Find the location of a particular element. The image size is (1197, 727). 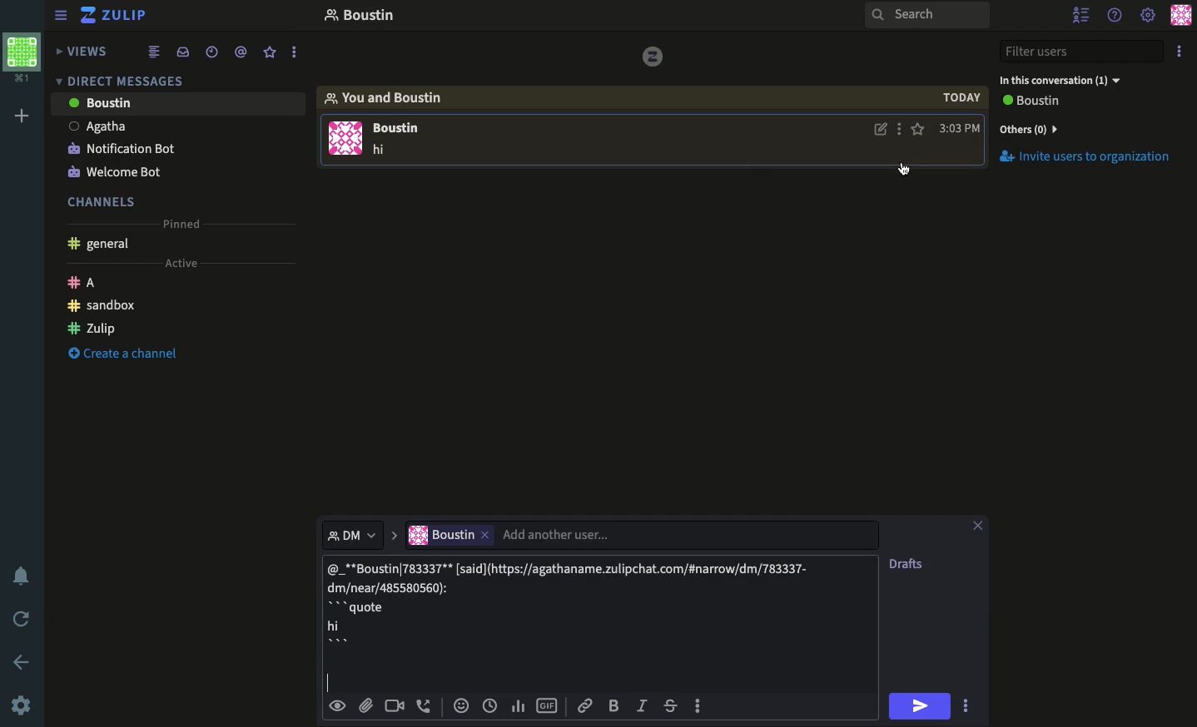

Bol is located at coordinates (617, 706).